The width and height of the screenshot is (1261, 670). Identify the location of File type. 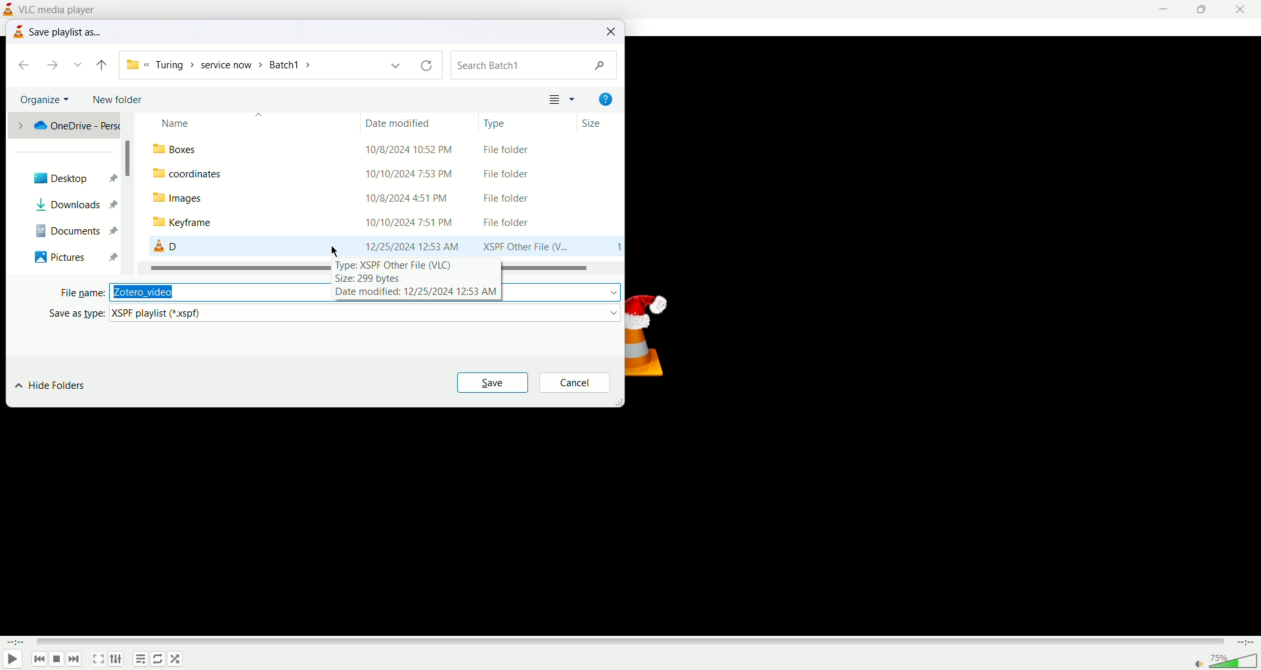
(523, 198).